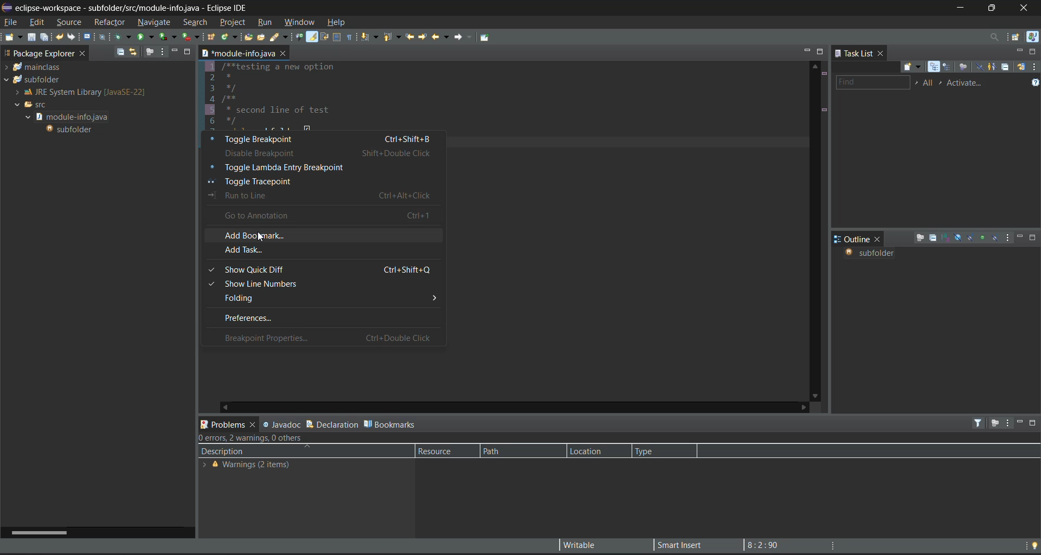 Image resolution: width=1041 pixels, height=555 pixels. I want to click on tip of the day, so click(1034, 545).